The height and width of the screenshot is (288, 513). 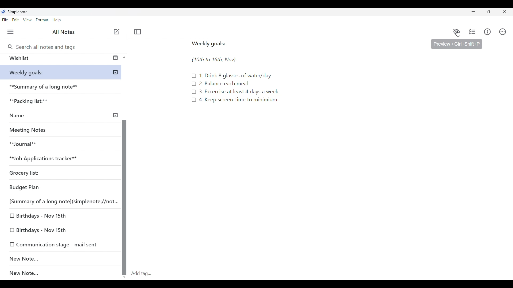 What do you see at coordinates (125, 275) in the screenshot?
I see `scroll down button` at bounding box center [125, 275].